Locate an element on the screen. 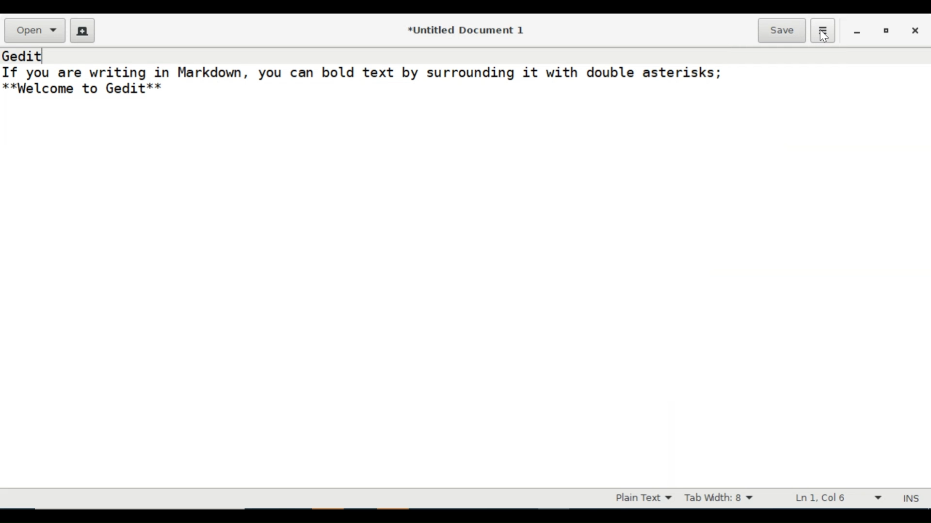 The image size is (931, 523). Create a new Document is located at coordinates (82, 30).